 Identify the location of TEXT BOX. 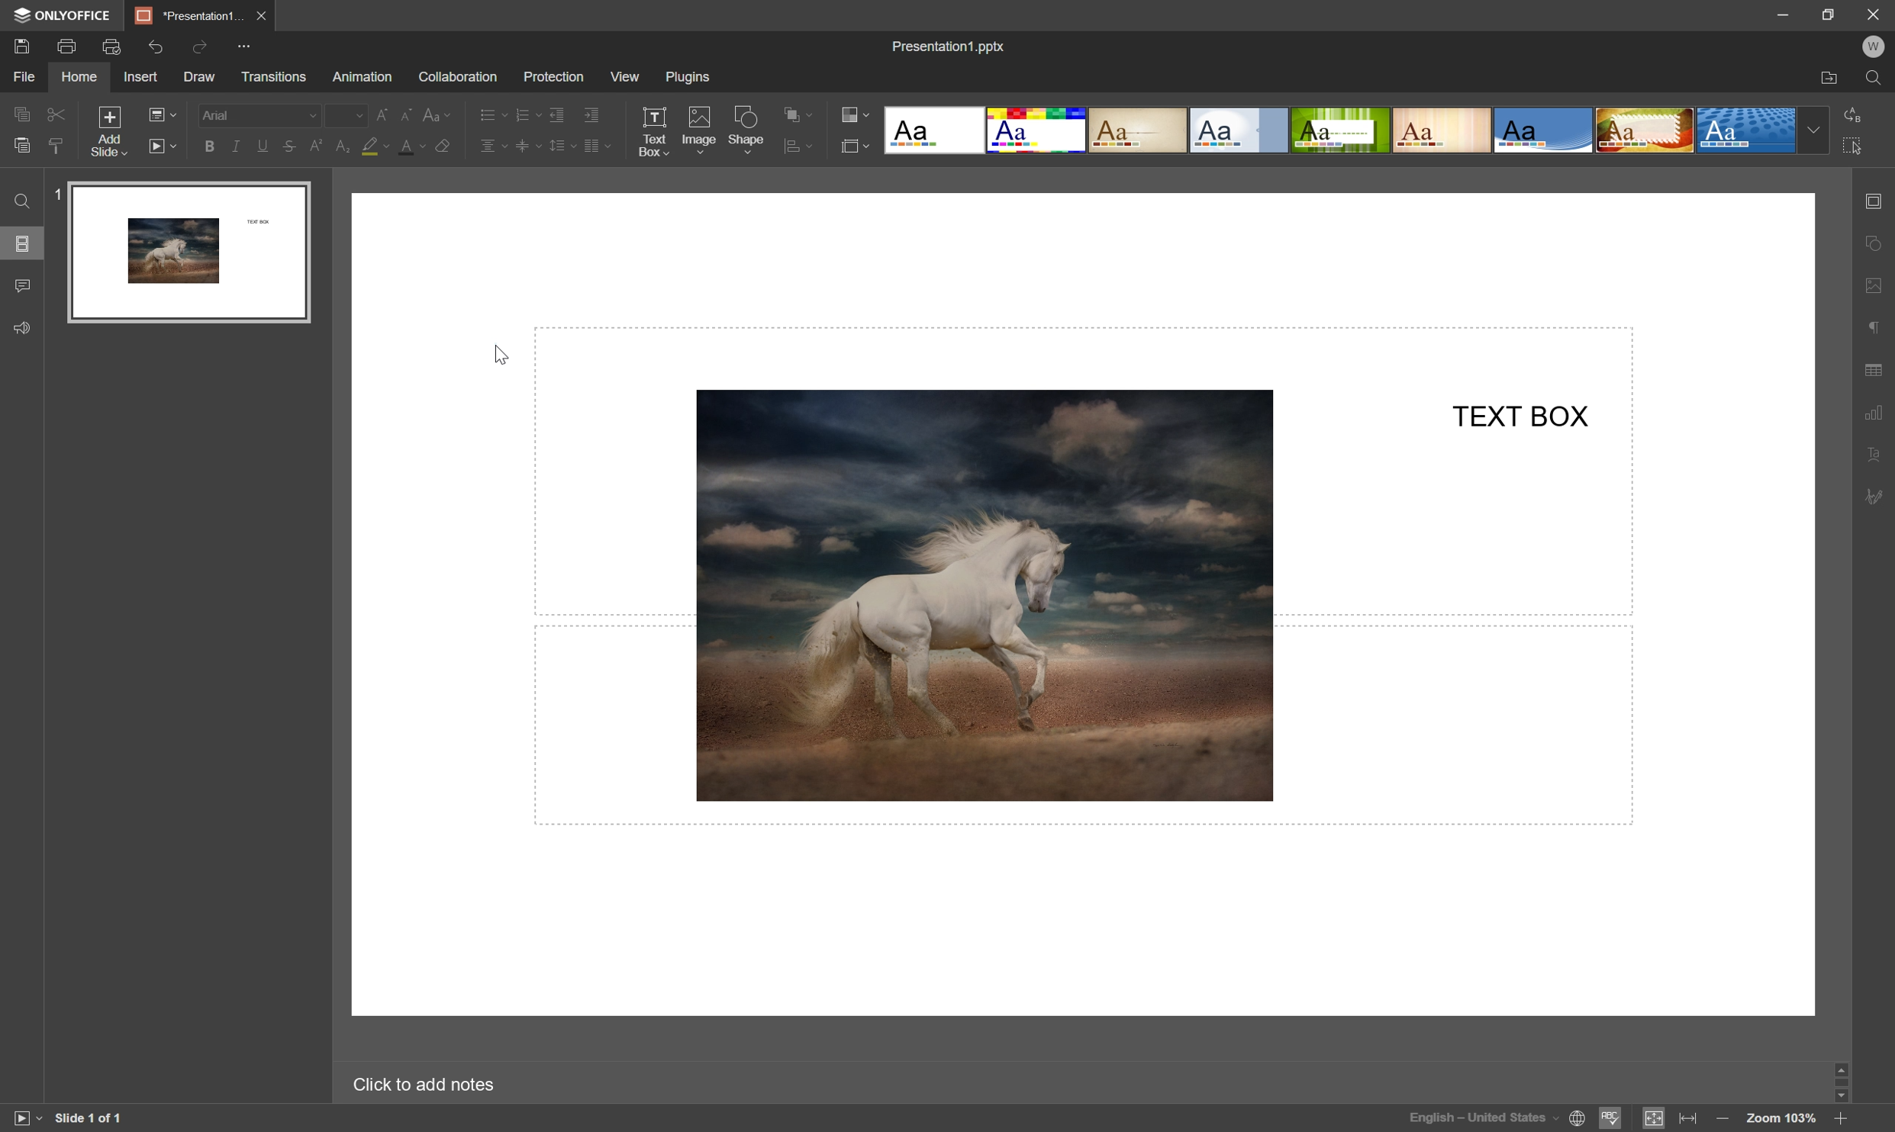
(1523, 414).